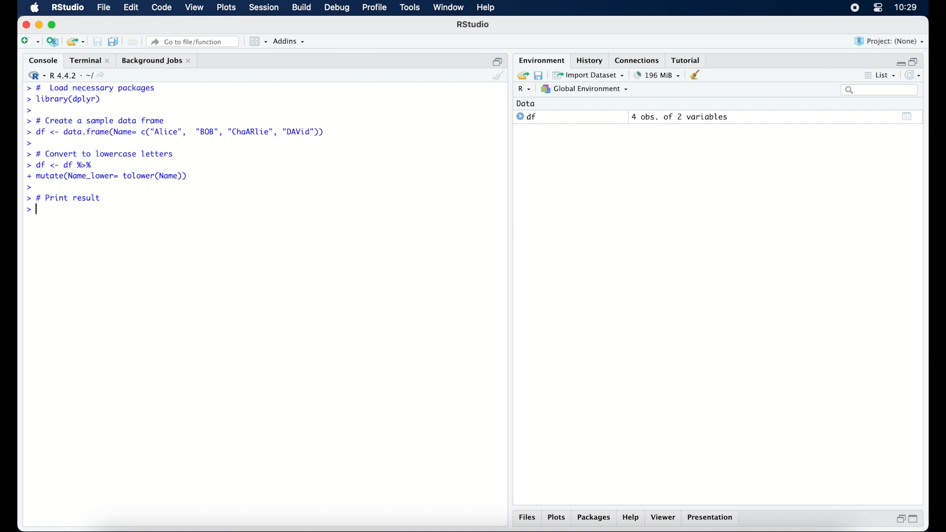  Describe the element at coordinates (39, 25) in the screenshot. I see `minimize` at that location.